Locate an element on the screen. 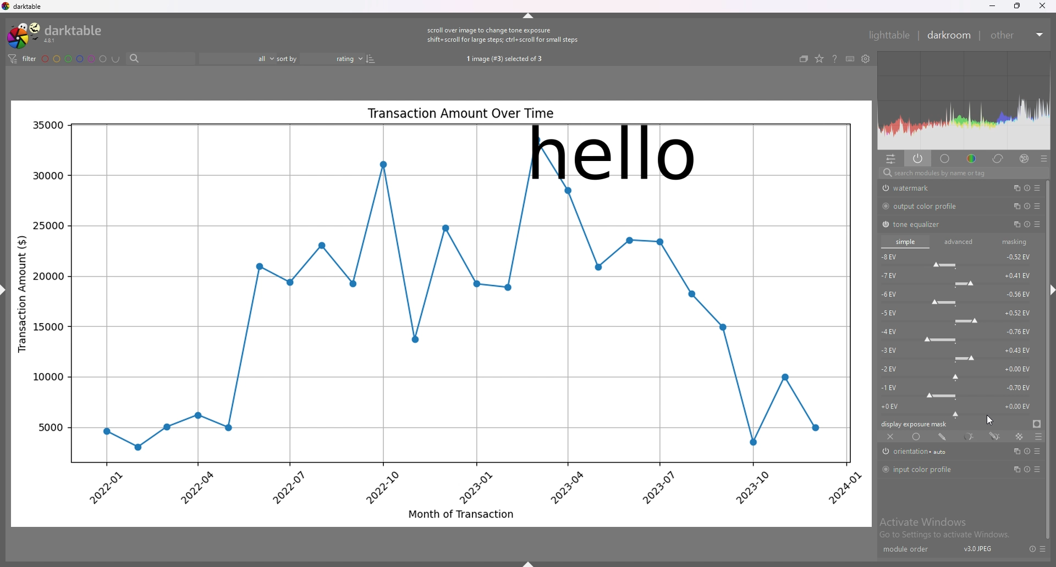 The image size is (1056, 567). darkroom is located at coordinates (950, 36).